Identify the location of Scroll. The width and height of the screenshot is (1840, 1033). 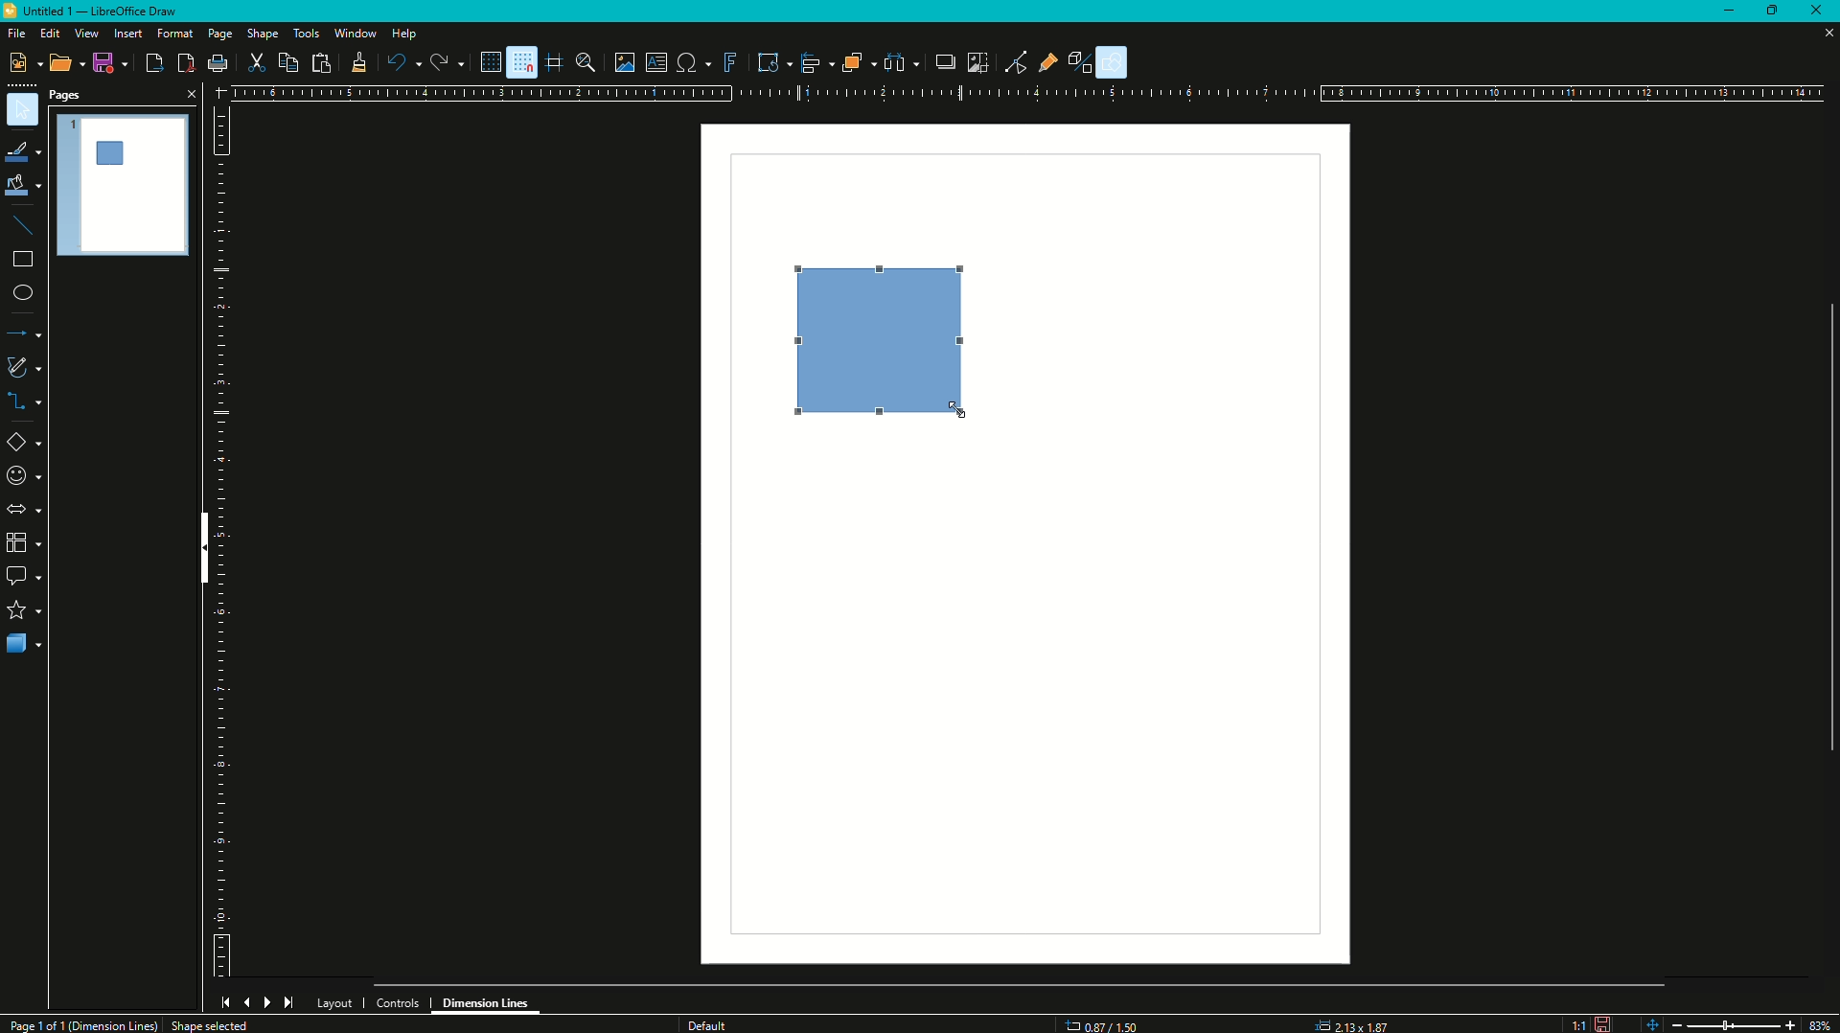
(1021, 982).